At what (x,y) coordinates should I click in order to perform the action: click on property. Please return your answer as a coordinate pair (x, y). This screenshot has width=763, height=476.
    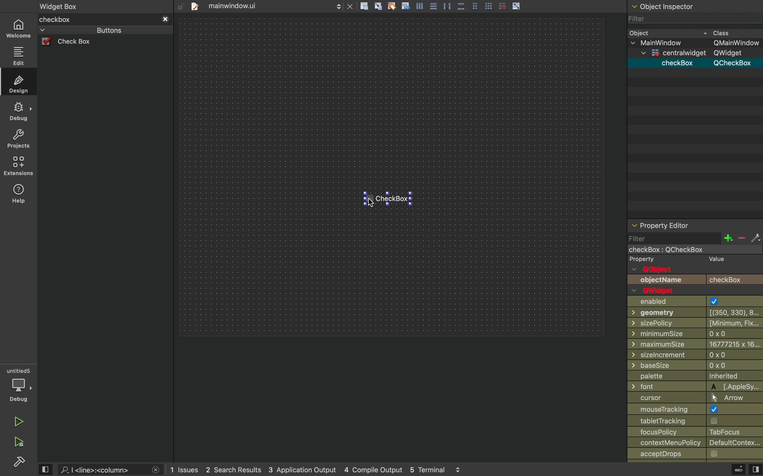
    Looking at the image, I should click on (643, 260).